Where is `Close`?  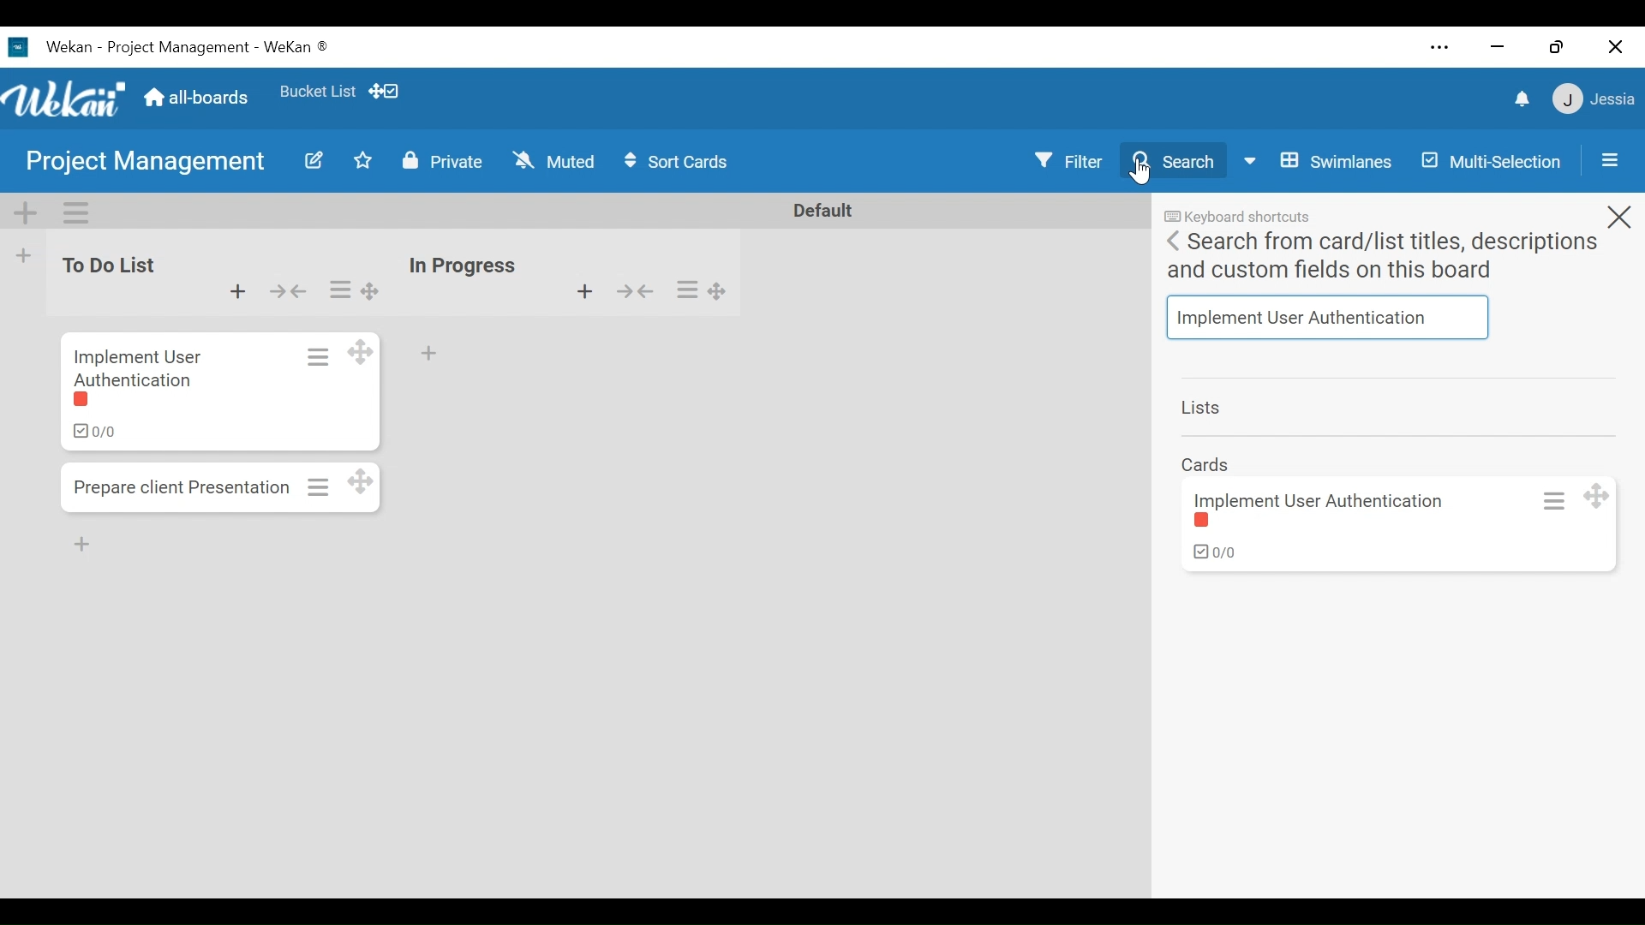
Close is located at coordinates (1613, 48).